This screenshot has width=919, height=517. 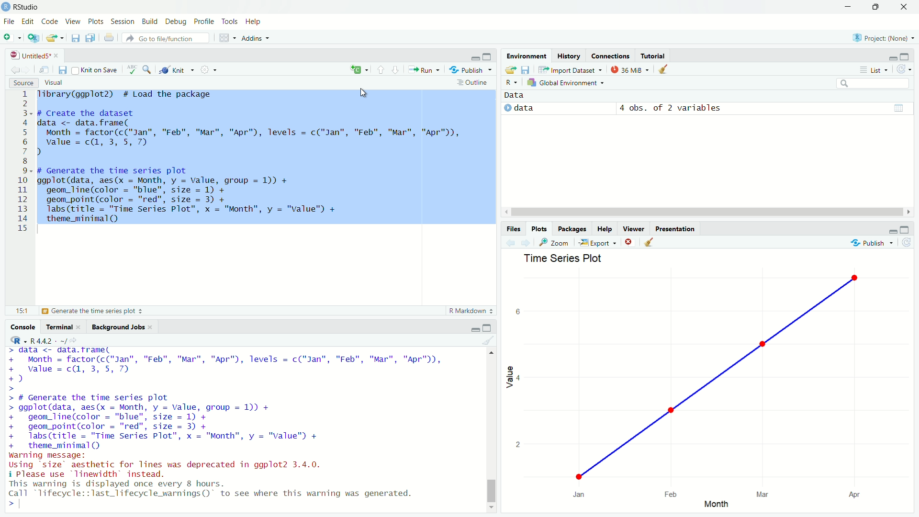 What do you see at coordinates (525, 55) in the screenshot?
I see `environment` at bounding box center [525, 55].